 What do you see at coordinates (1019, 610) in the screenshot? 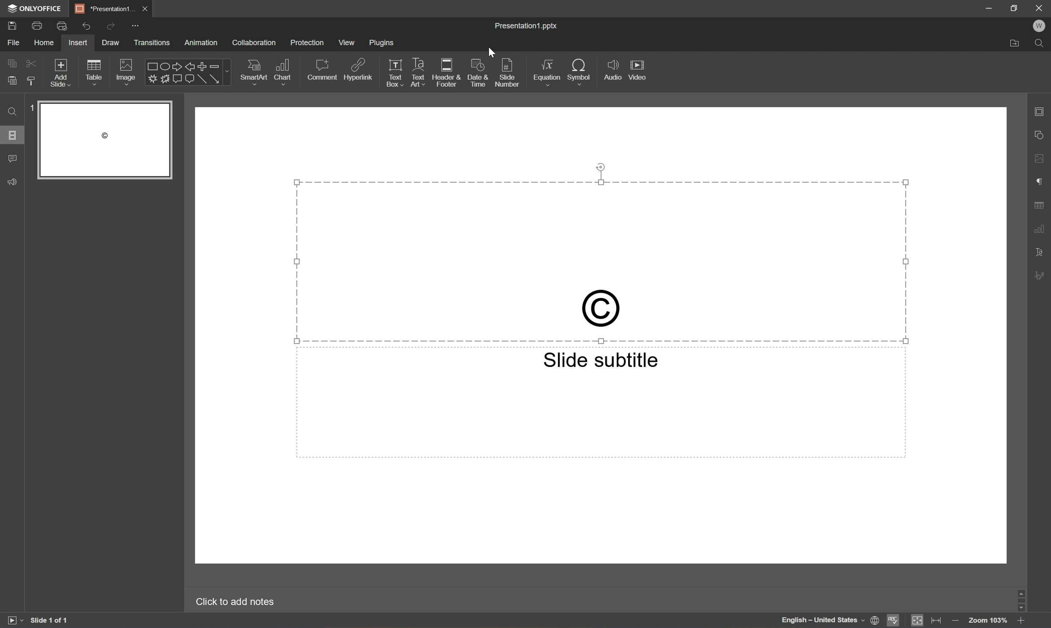
I see `Scroll Down` at bounding box center [1019, 610].